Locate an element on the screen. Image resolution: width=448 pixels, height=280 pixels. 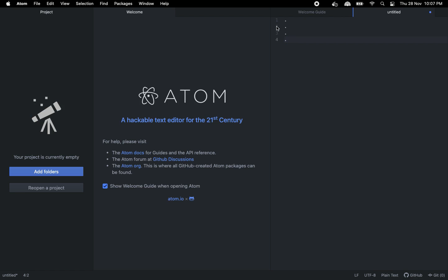
Project is located at coordinates (47, 12).